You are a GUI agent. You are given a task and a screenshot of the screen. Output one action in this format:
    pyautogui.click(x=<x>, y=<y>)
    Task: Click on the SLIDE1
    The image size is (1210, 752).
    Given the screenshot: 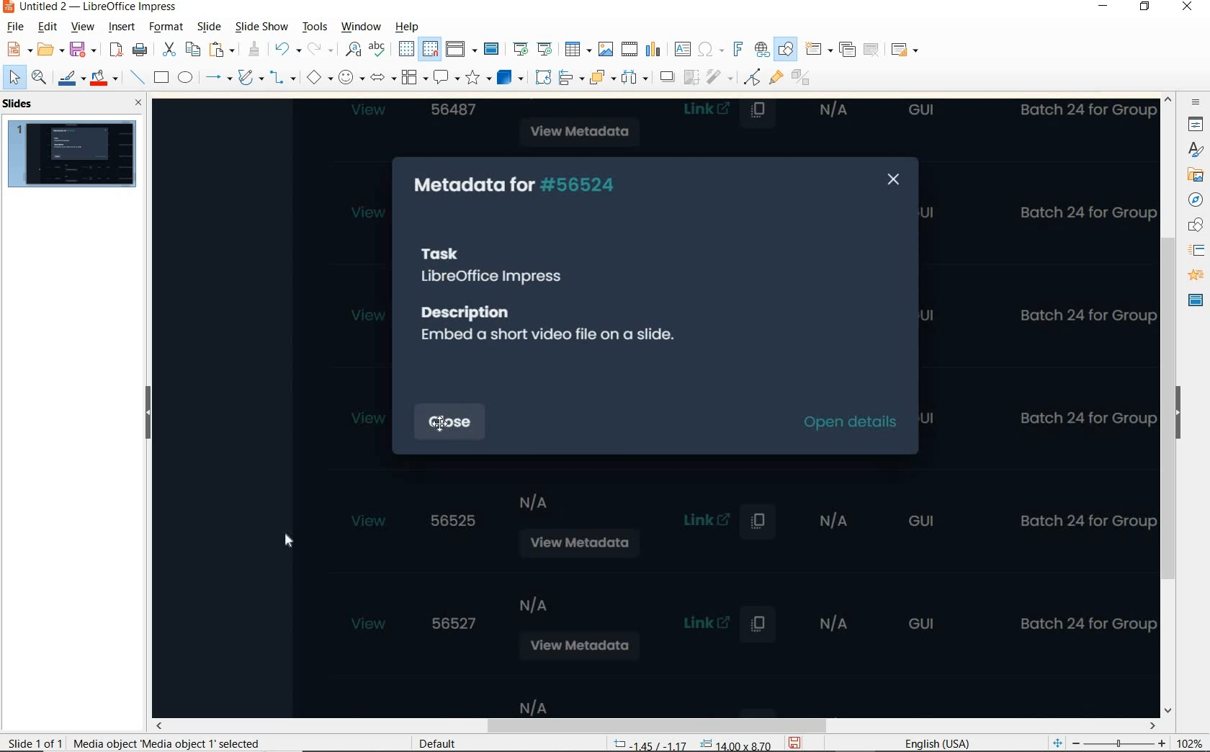 What is the action you would take?
    pyautogui.click(x=73, y=153)
    